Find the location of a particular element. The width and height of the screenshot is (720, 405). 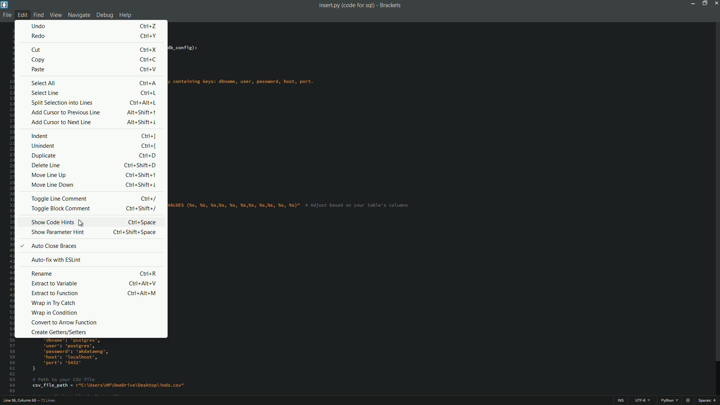

delete line is located at coordinates (46, 165).